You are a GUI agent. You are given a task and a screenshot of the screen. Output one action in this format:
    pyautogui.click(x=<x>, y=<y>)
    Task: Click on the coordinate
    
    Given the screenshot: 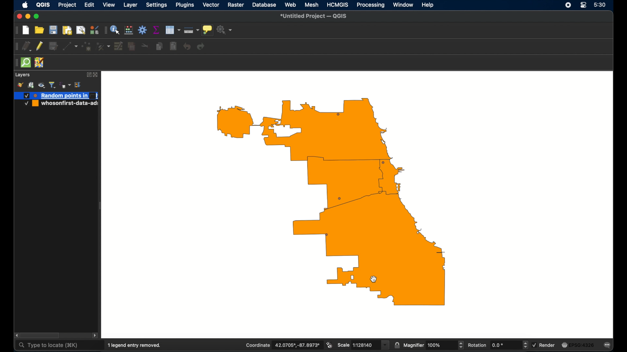 What is the action you would take?
    pyautogui.click(x=283, y=345)
    